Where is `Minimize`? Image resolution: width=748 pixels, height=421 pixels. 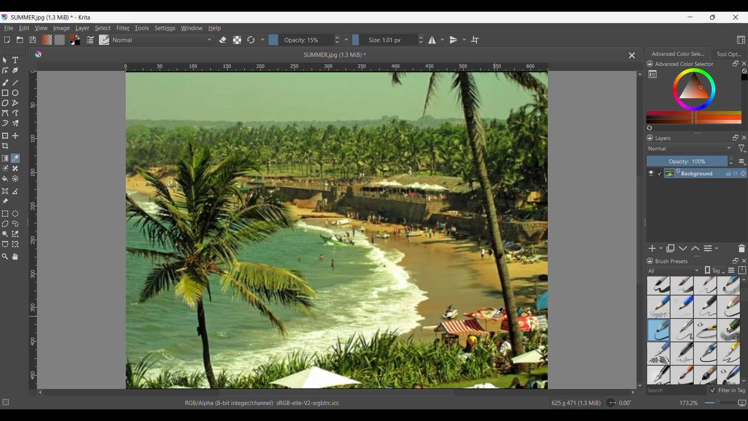
Minimize is located at coordinates (690, 17).